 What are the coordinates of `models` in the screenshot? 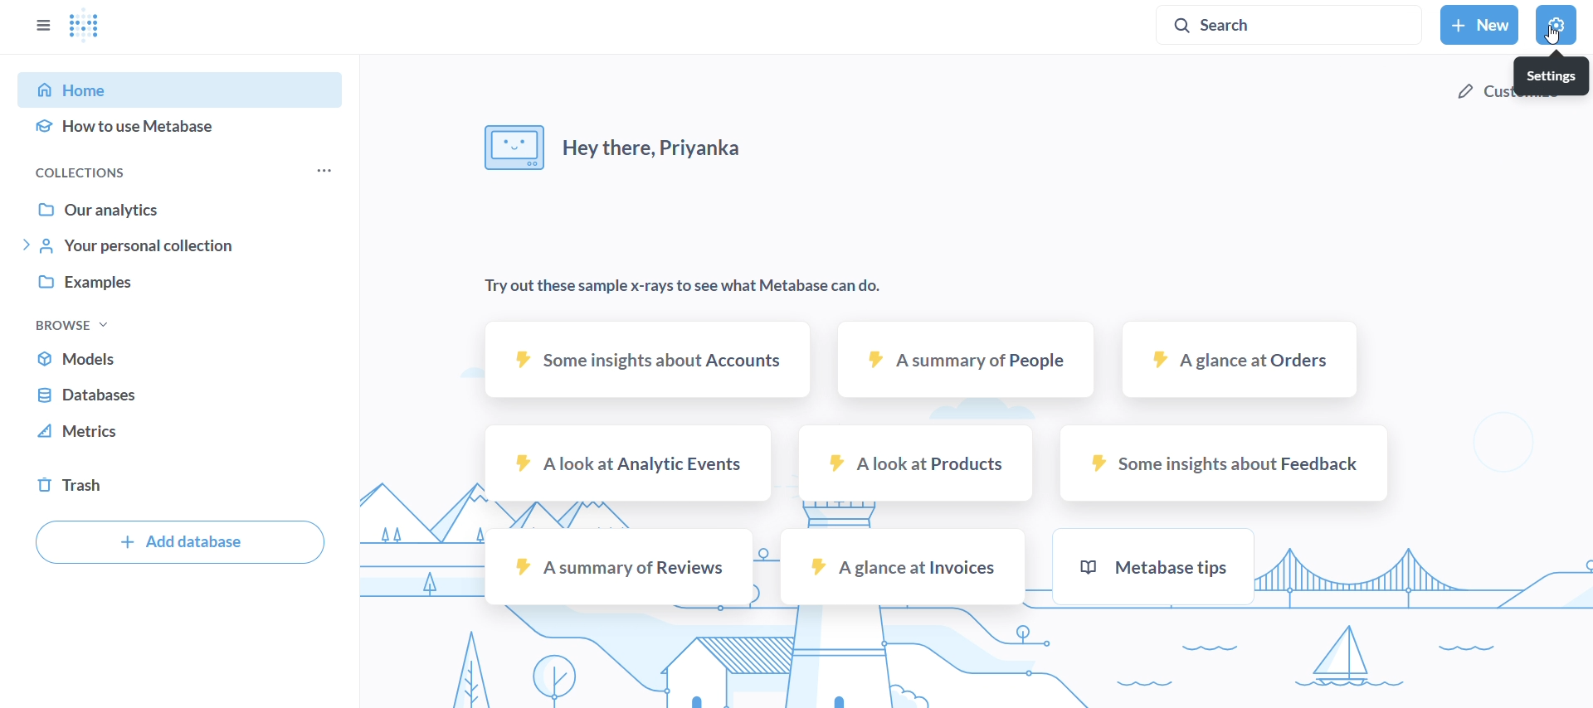 It's located at (182, 357).